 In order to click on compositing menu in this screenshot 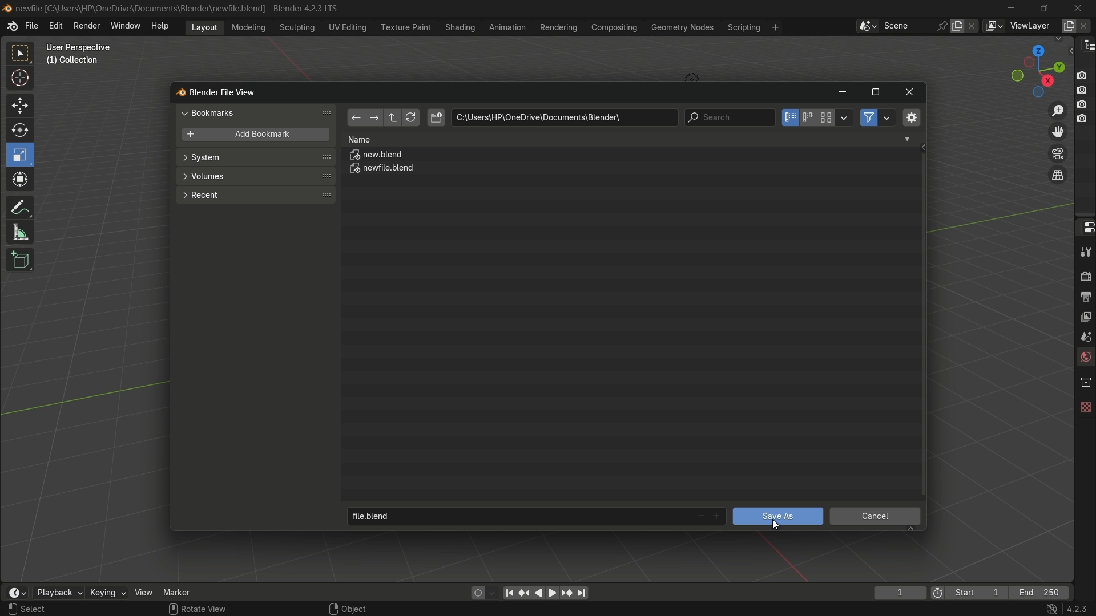, I will do `click(615, 27)`.